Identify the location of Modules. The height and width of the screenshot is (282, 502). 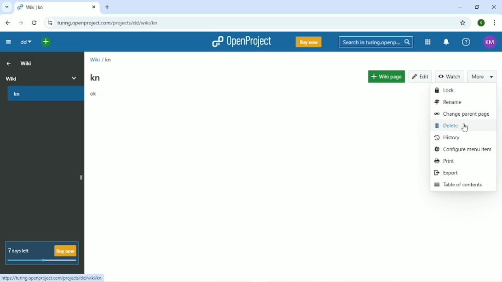
(428, 42).